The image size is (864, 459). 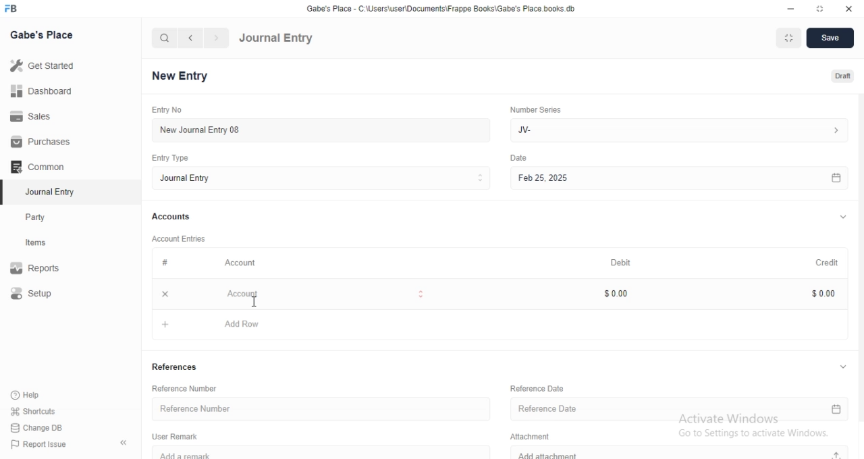 What do you see at coordinates (180, 239) in the screenshot?
I see `Account Entries` at bounding box center [180, 239].